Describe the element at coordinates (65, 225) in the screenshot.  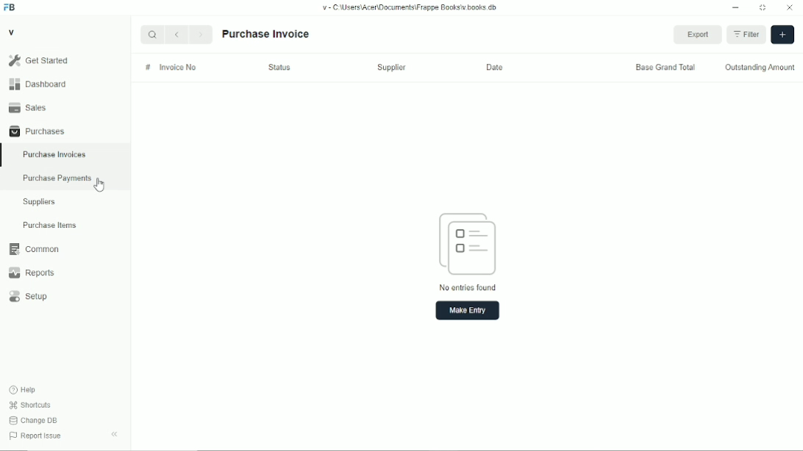
I see `Purchase Items` at that location.